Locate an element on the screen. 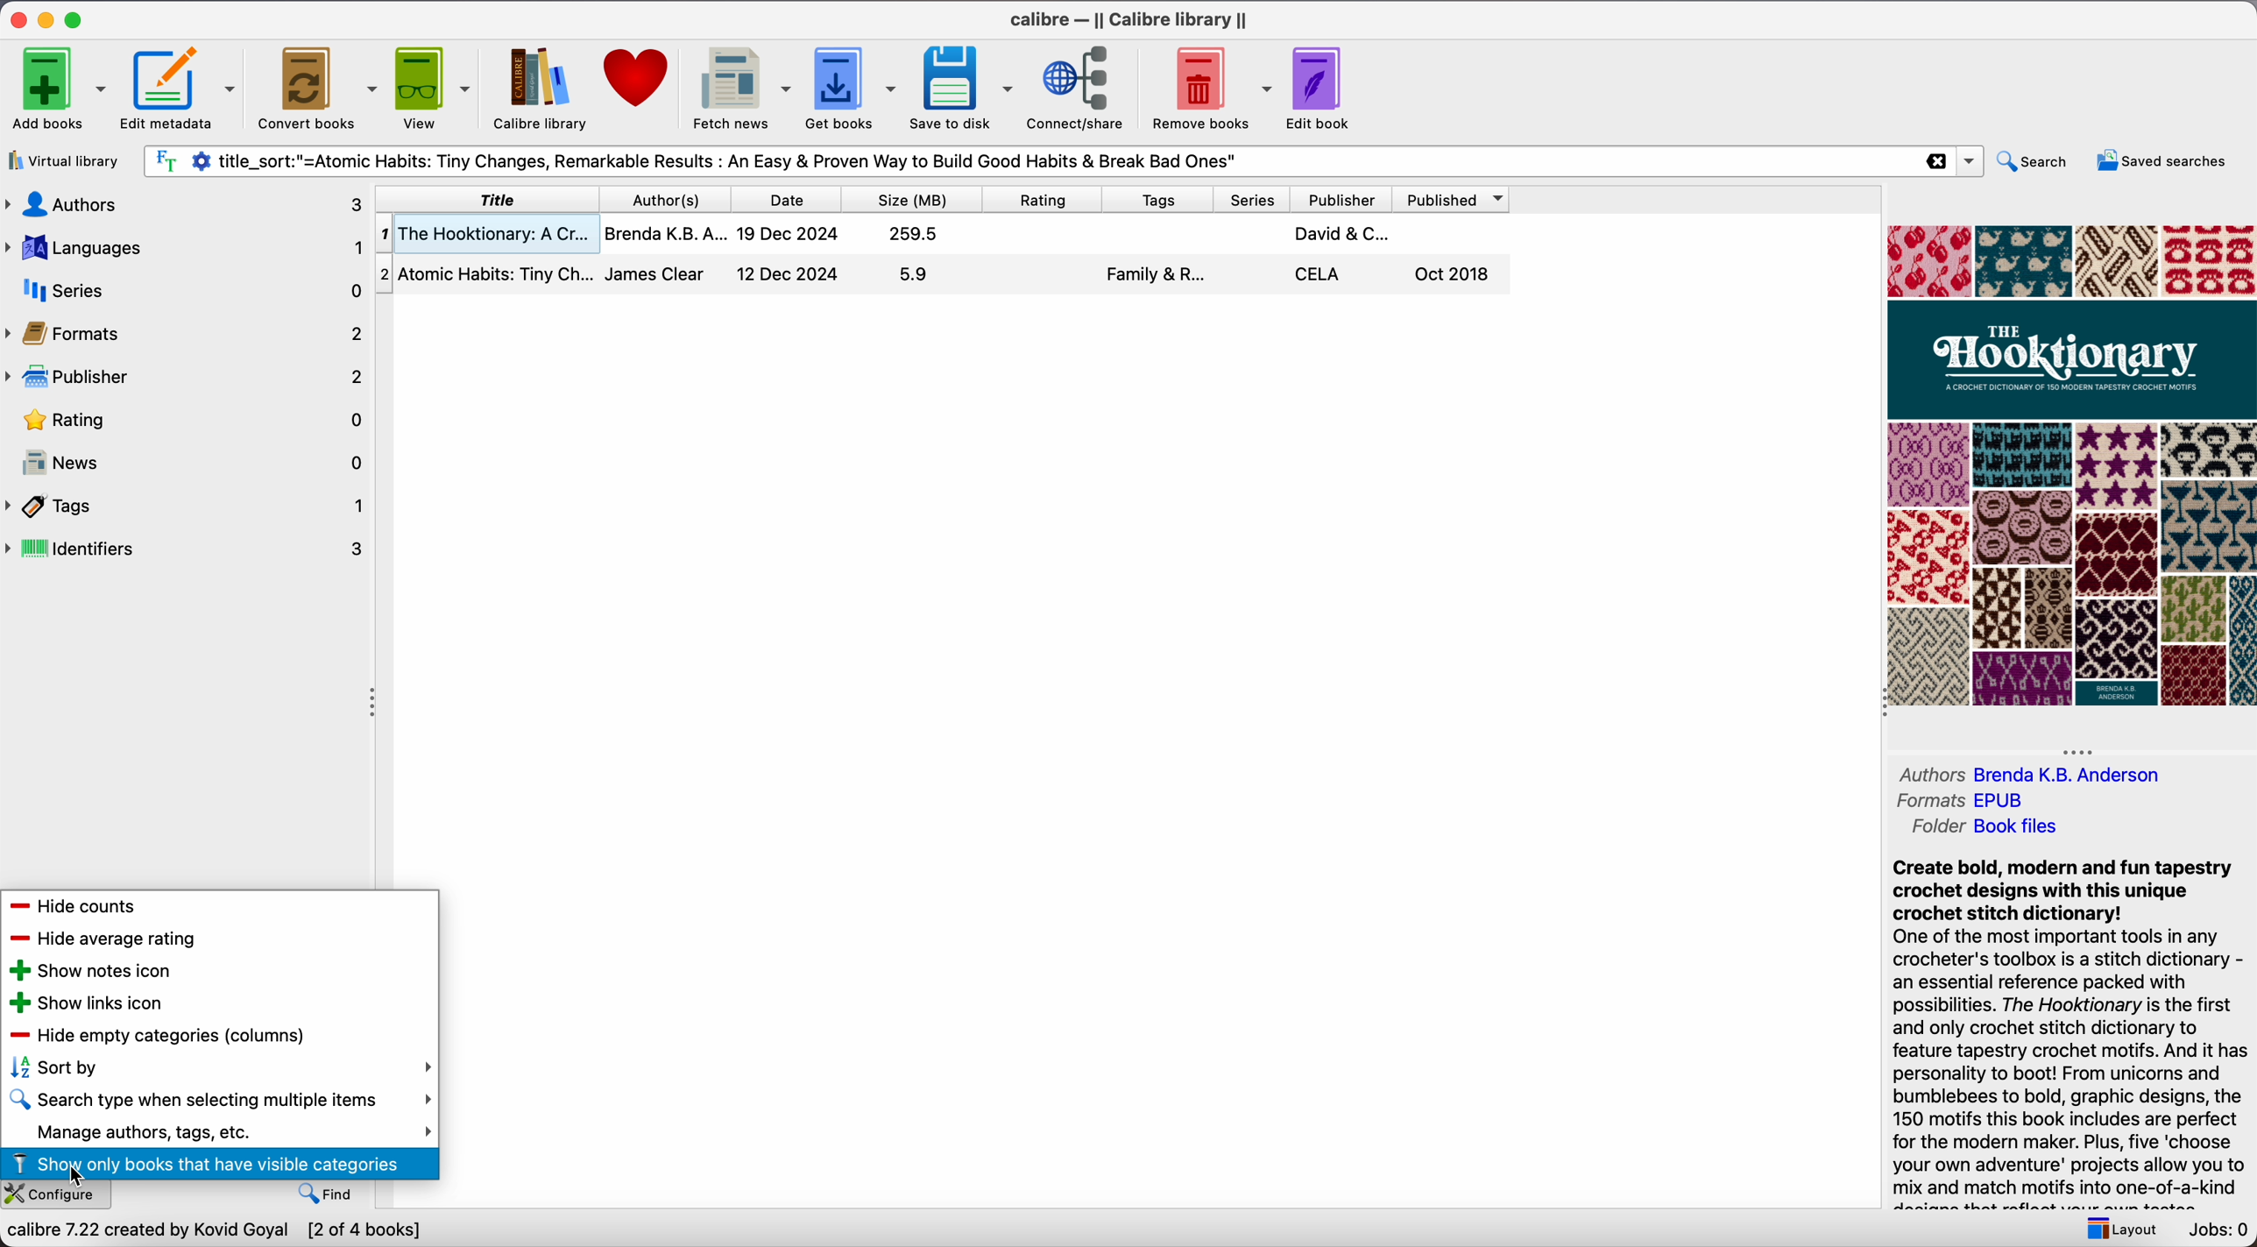  size is located at coordinates (916, 197).